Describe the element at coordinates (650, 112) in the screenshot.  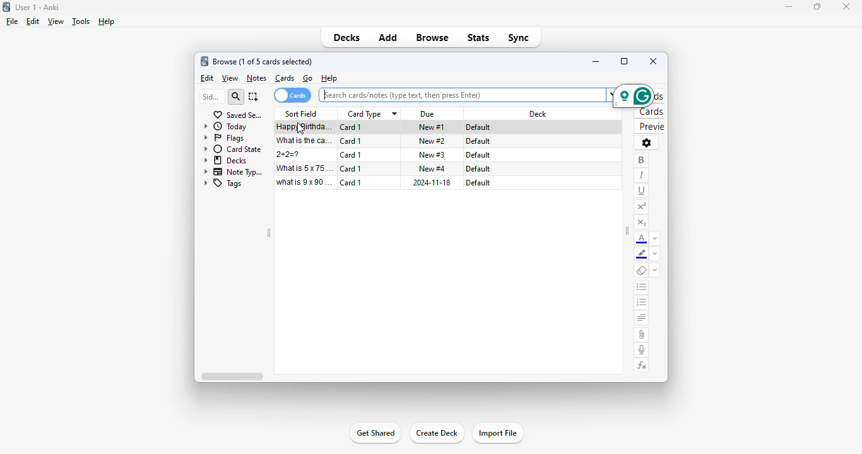
I see `cards` at that location.